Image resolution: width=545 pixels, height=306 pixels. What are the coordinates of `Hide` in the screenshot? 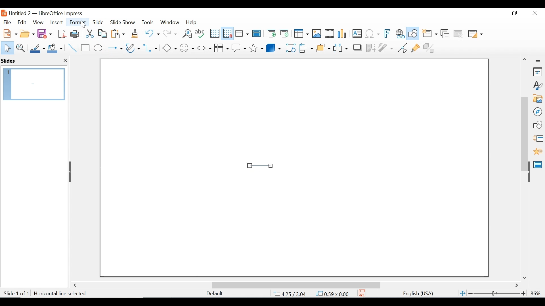 It's located at (529, 171).